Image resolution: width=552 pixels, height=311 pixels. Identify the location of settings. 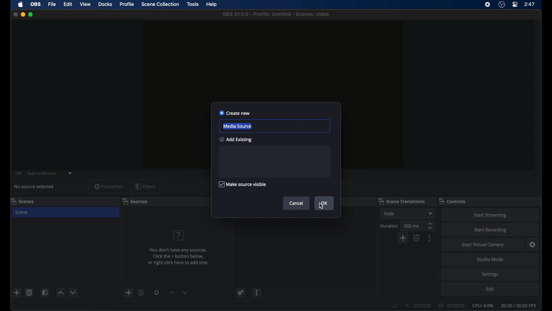
(490, 275).